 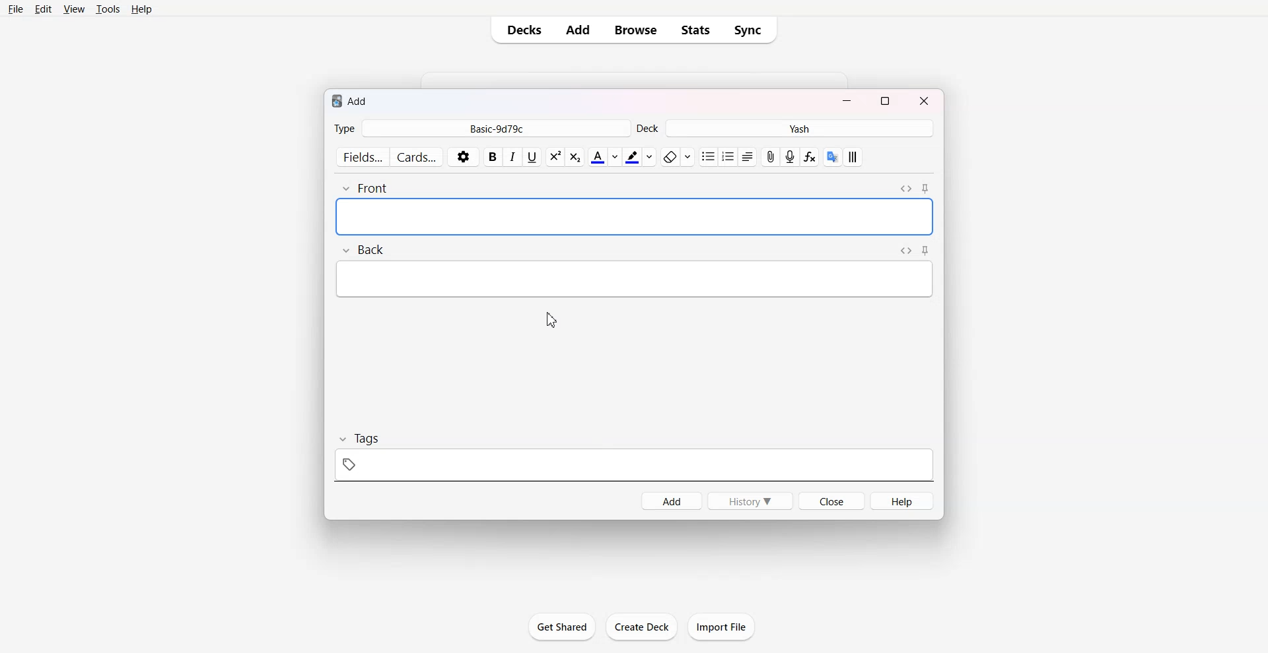 What do you see at coordinates (365, 189) in the screenshot?
I see `Front` at bounding box center [365, 189].